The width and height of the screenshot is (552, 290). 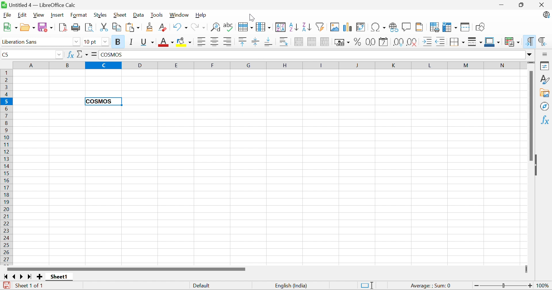 I want to click on COSMOS, so click(x=111, y=55).